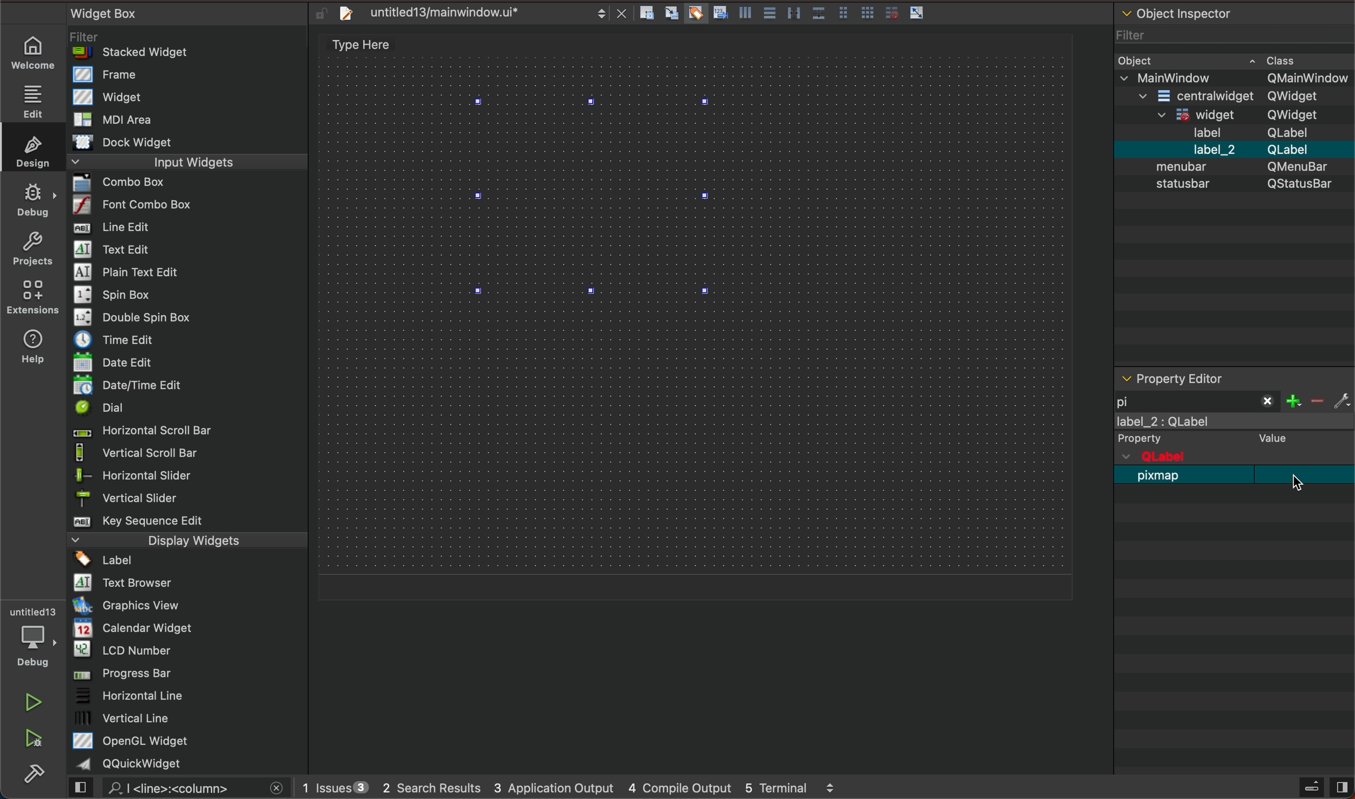  I want to click on cursor, so click(1297, 483).